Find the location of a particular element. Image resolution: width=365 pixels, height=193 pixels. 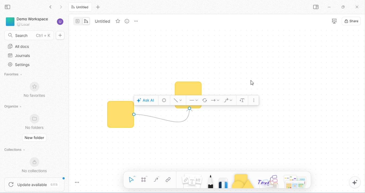

new tab is located at coordinates (99, 7).